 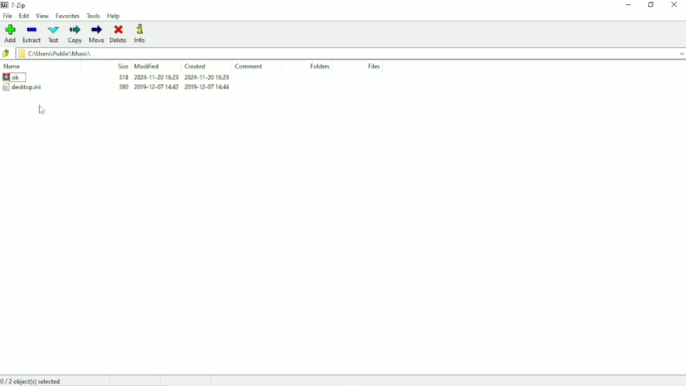 I want to click on Created, so click(x=196, y=67).